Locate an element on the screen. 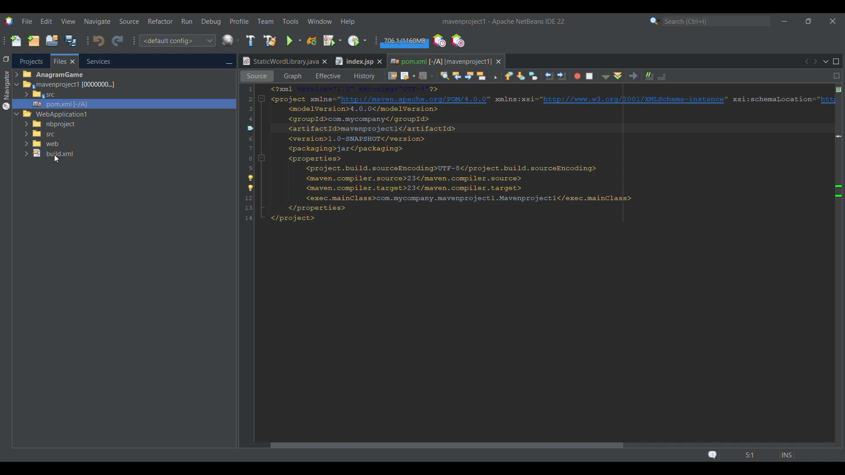  Stop macro recording is located at coordinates (591, 76).